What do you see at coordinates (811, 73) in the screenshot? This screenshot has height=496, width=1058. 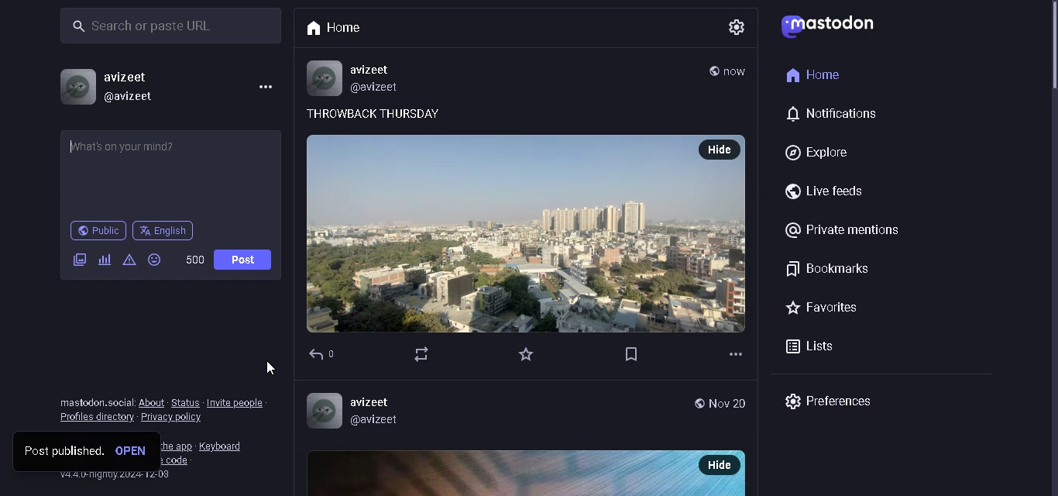 I see `home` at bounding box center [811, 73].